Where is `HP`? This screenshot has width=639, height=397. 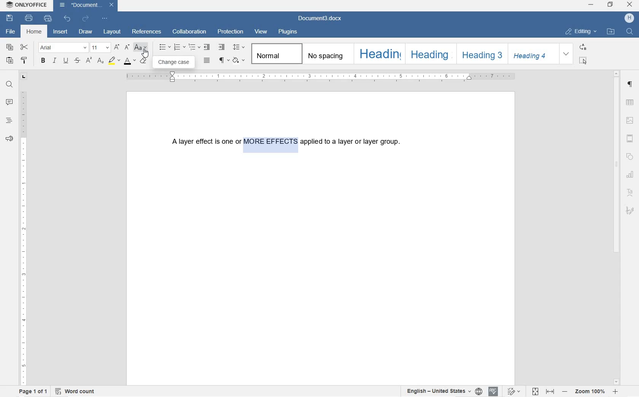
HP is located at coordinates (630, 18).